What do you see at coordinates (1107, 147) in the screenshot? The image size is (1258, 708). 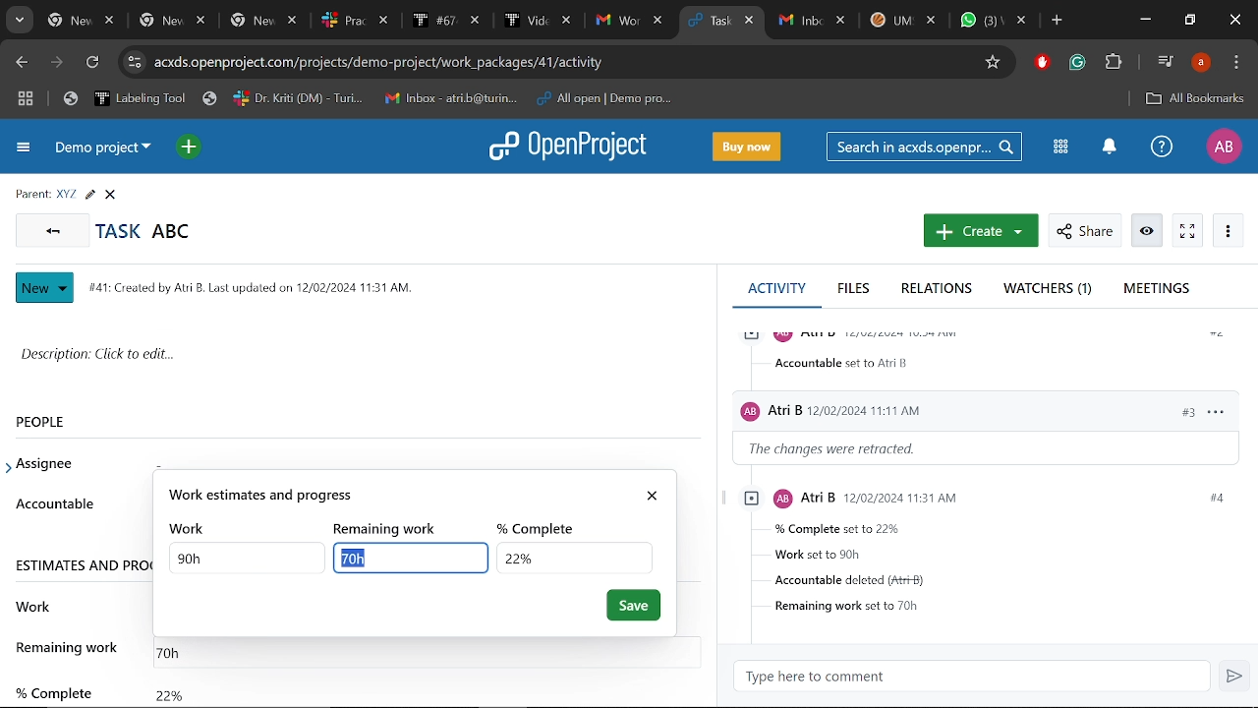 I see `Notification center` at bounding box center [1107, 147].